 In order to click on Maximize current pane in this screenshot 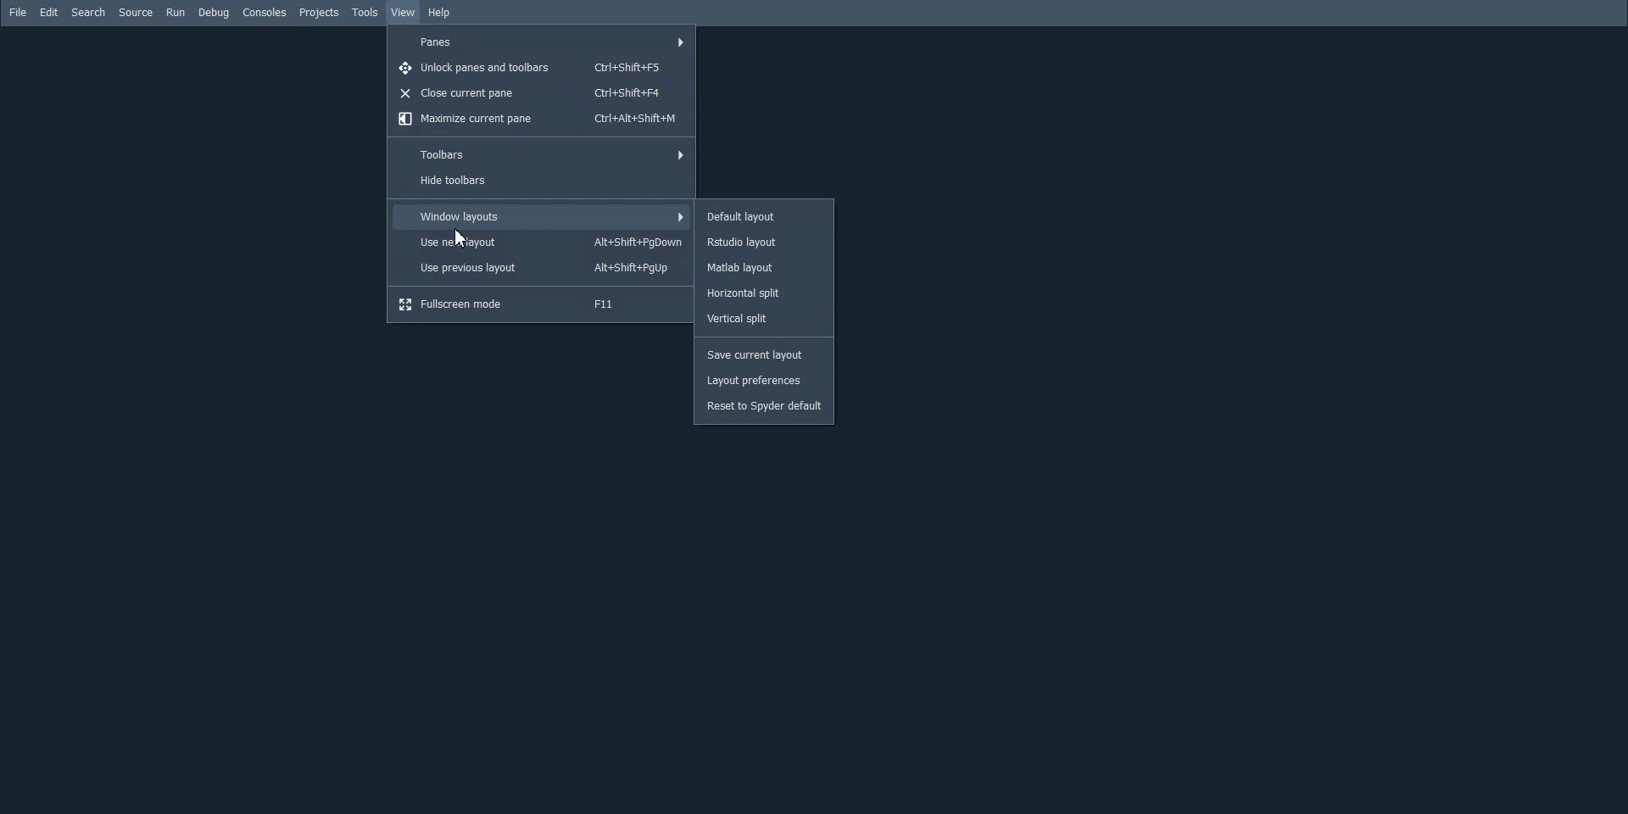, I will do `click(539, 120)`.